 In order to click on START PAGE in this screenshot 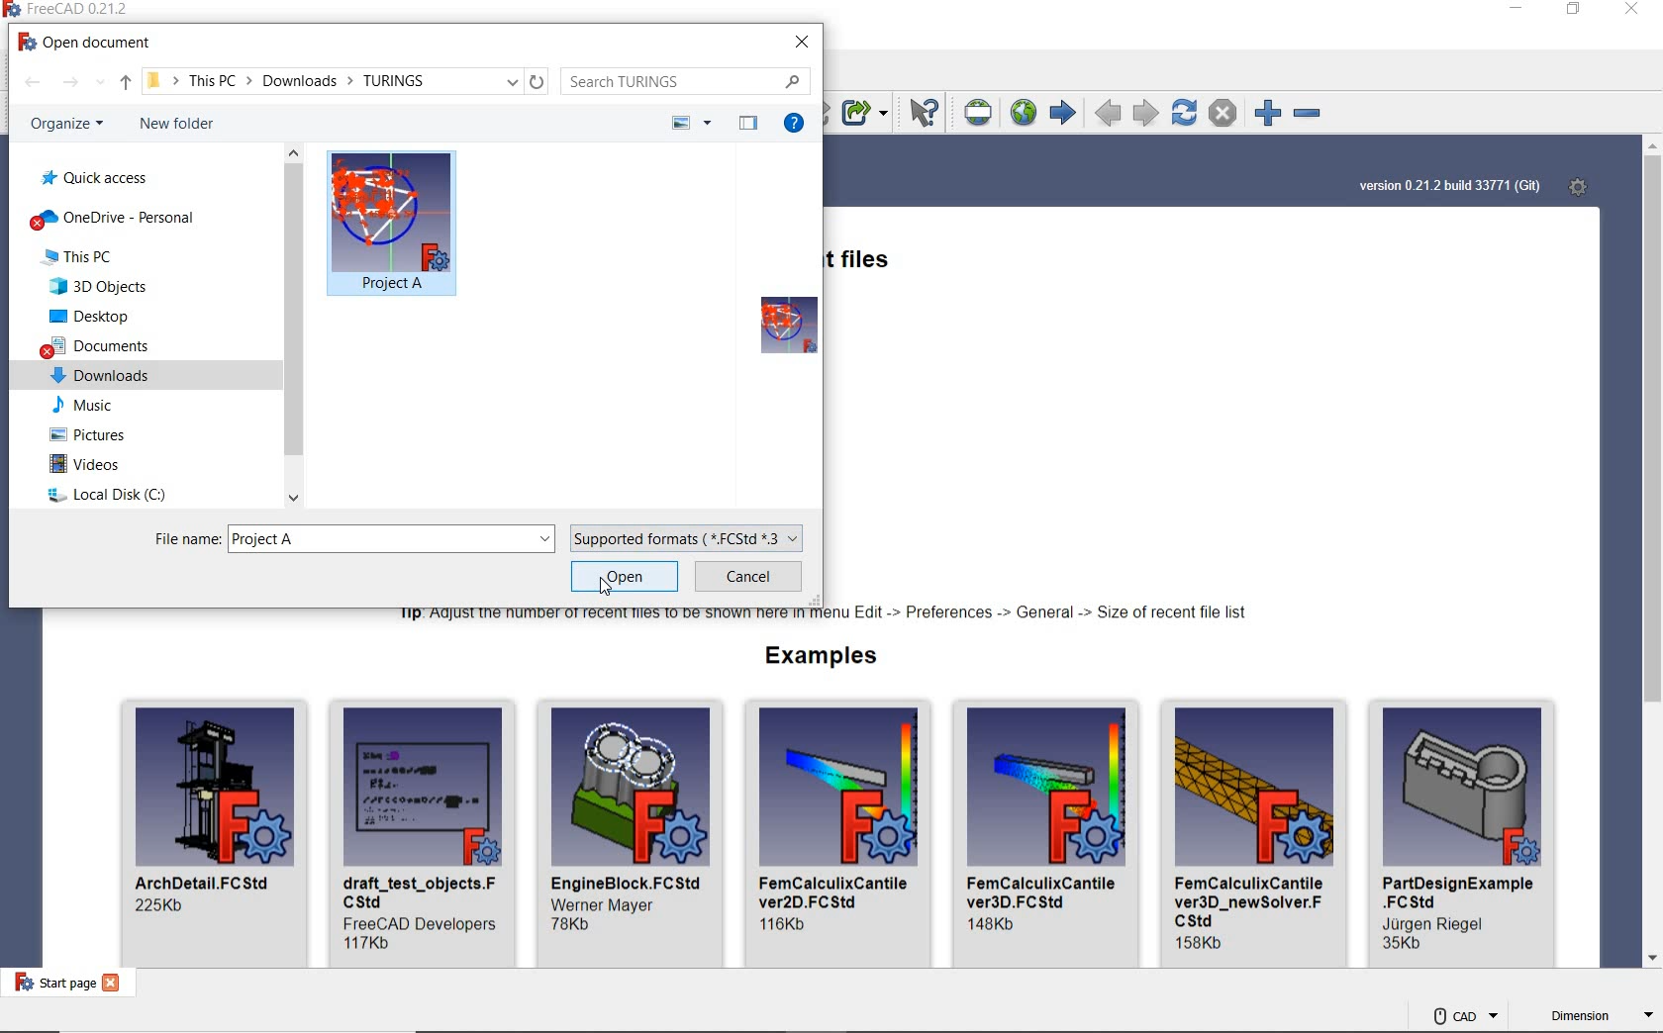, I will do `click(1062, 114)`.